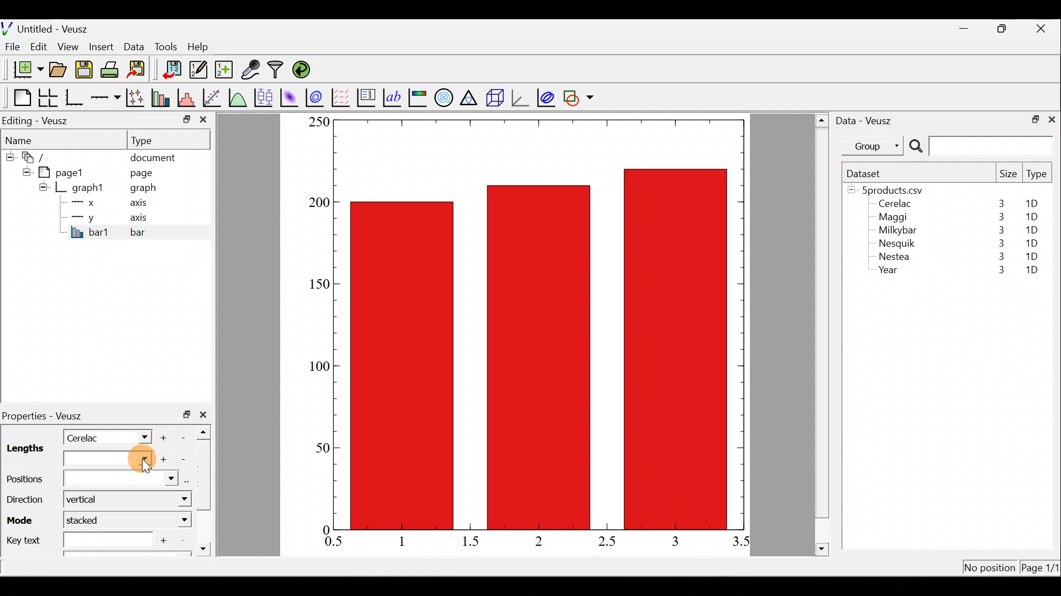  What do you see at coordinates (318, 284) in the screenshot?
I see `150` at bounding box center [318, 284].